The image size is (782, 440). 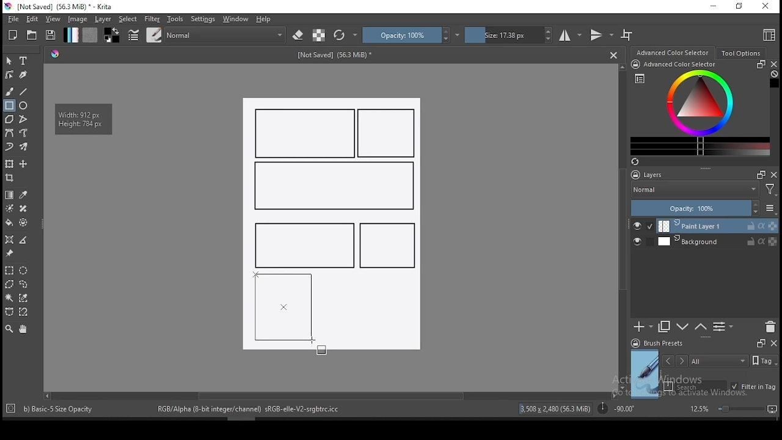 What do you see at coordinates (10, 208) in the screenshot?
I see `colorize mask tool` at bounding box center [10, 208].